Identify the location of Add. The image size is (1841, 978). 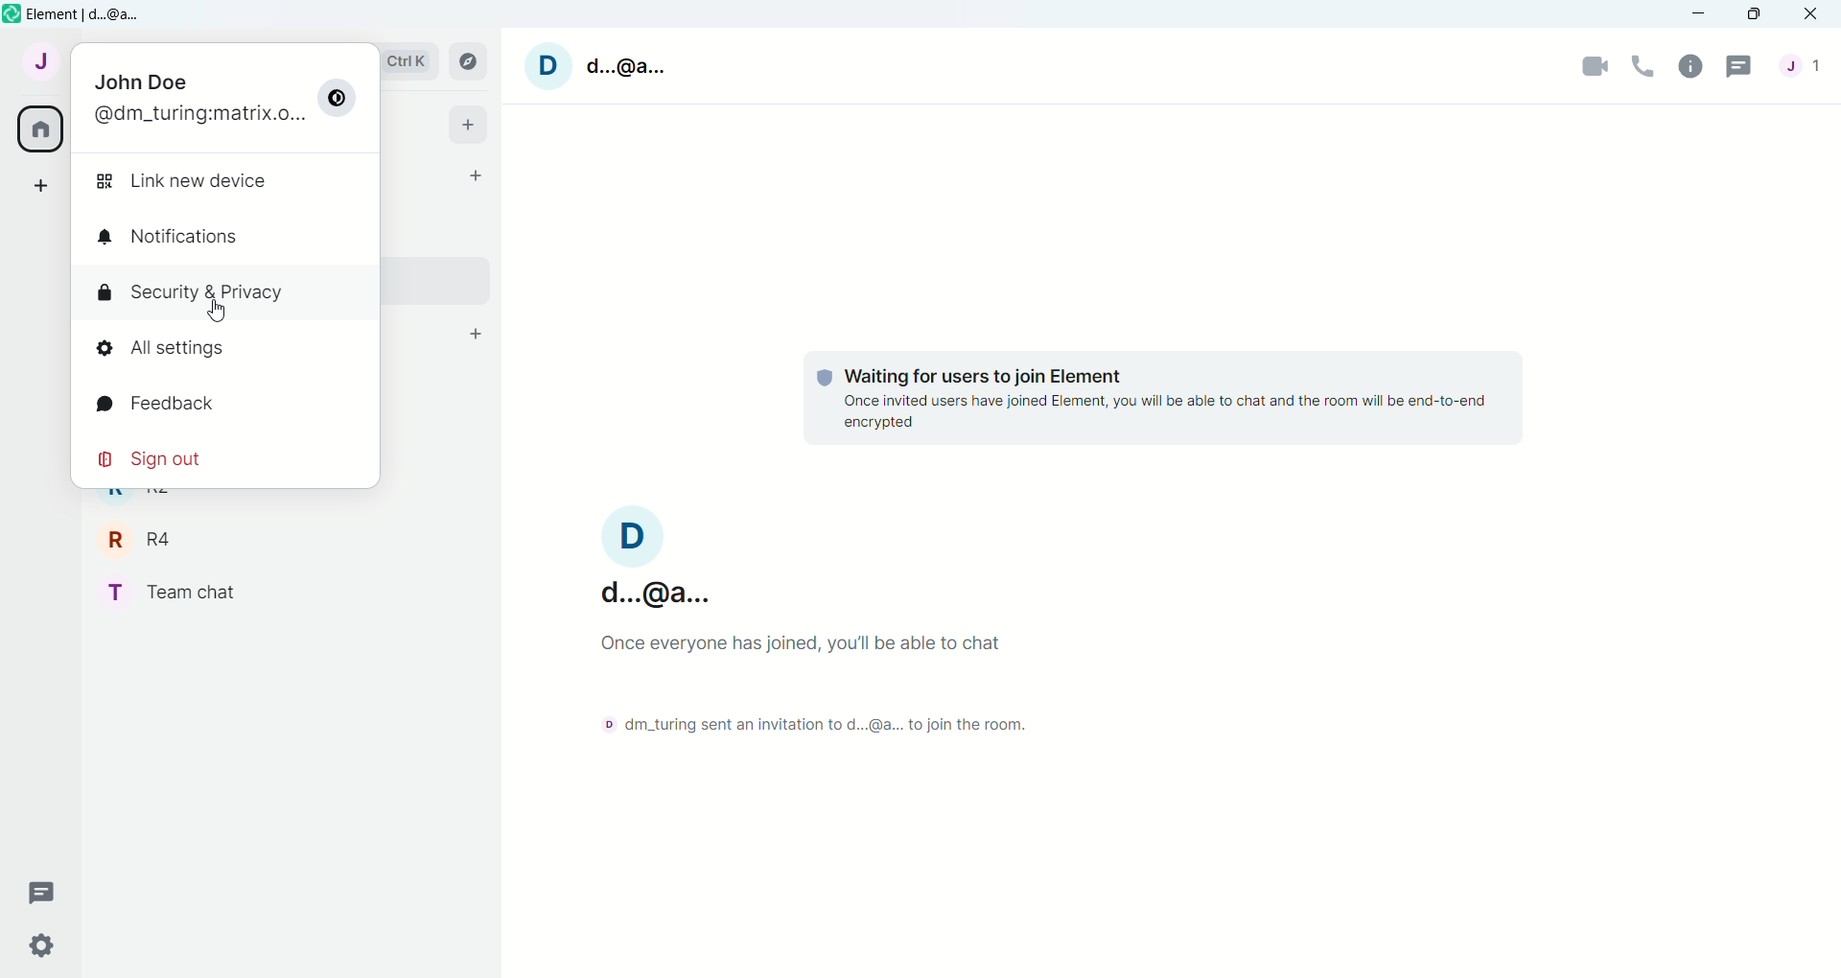
(471, 126).